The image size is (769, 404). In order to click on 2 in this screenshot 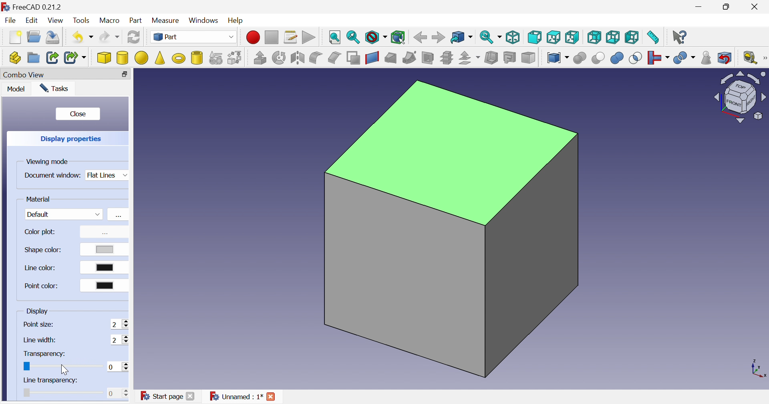, I will do `click(119, 324)`.